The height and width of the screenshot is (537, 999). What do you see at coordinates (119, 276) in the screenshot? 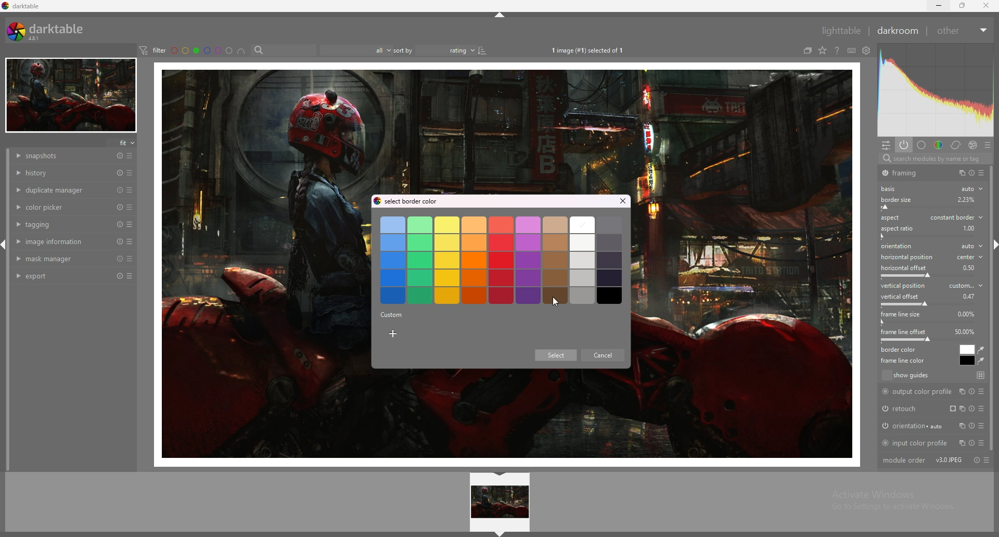
I see `reset` at bounding box center [119, 276].